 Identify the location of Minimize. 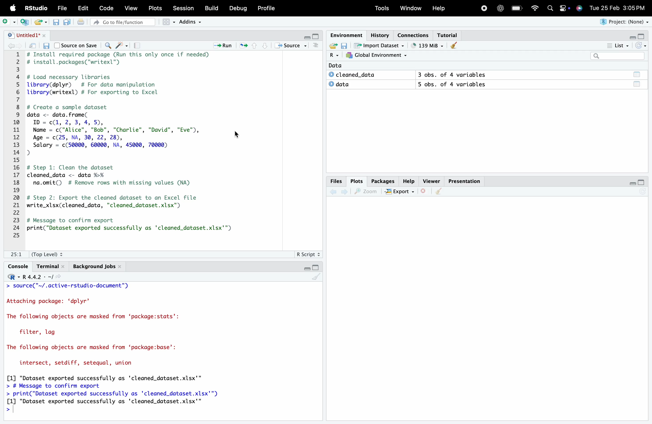
(307, 269).